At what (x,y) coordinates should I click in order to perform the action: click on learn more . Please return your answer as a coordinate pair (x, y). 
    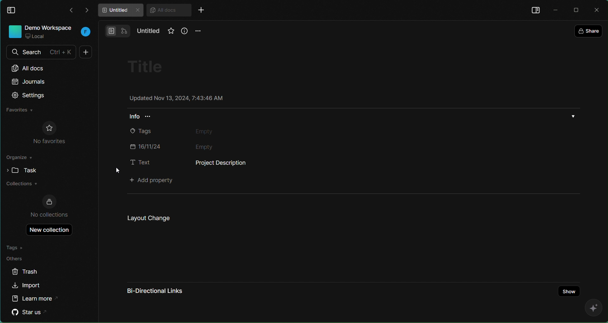
    Looking at the image, I should click on (36, 298).